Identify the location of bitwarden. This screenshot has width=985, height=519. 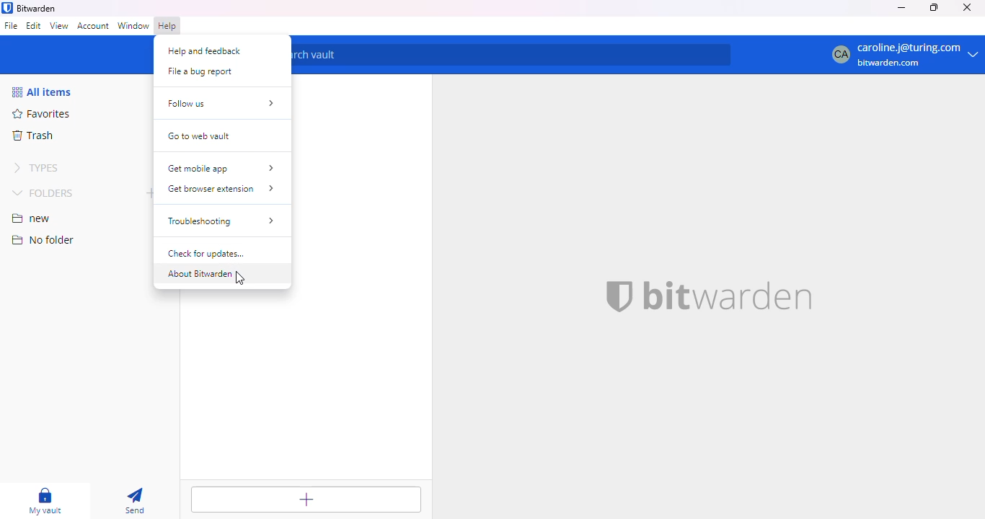
(726, 297).